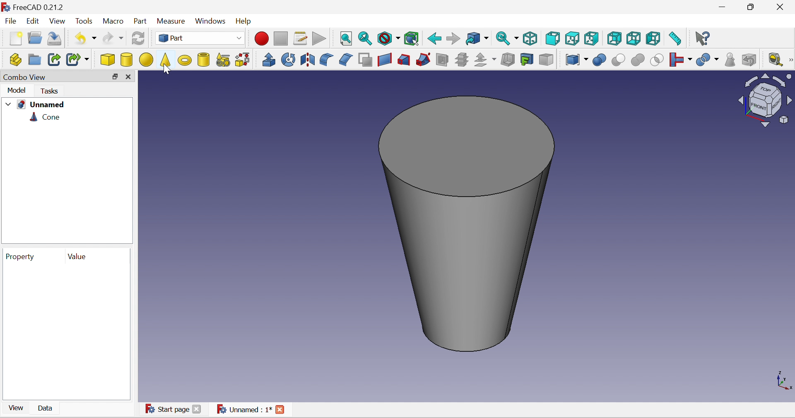 The image size is (795, 418). I want to click on Macros, so click(301, 38).